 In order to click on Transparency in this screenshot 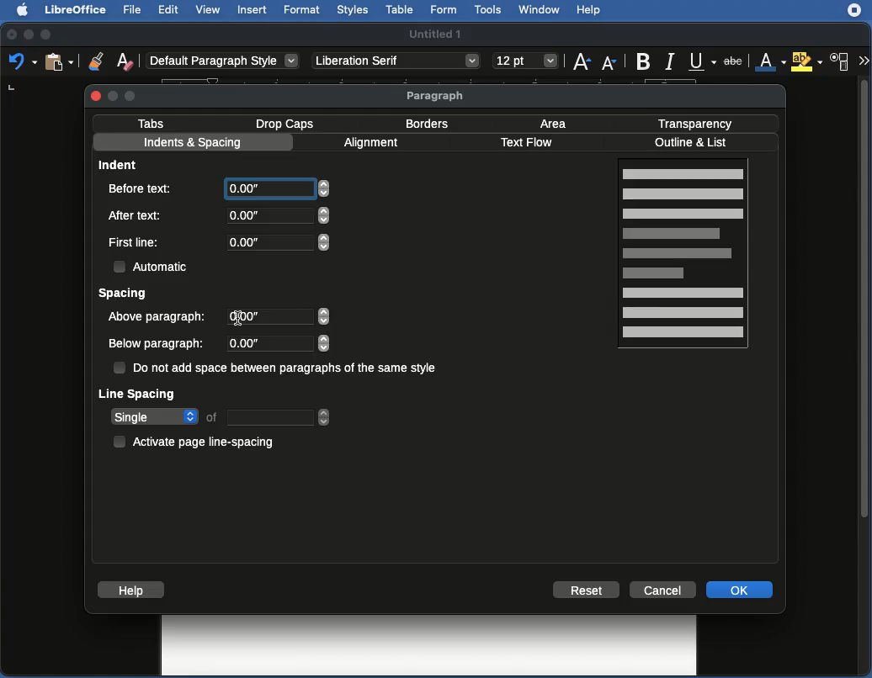, I will do `click(695, 122)`.